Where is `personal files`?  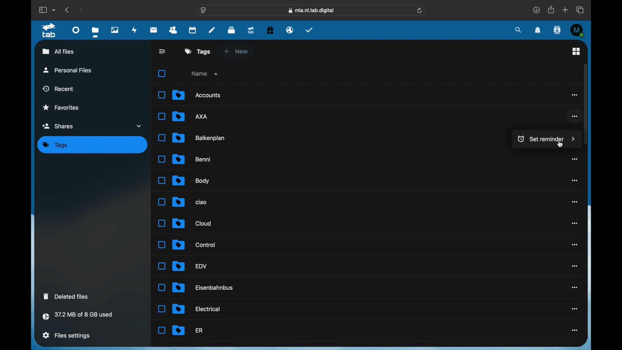
personal files is located at coordinates (67, 70).